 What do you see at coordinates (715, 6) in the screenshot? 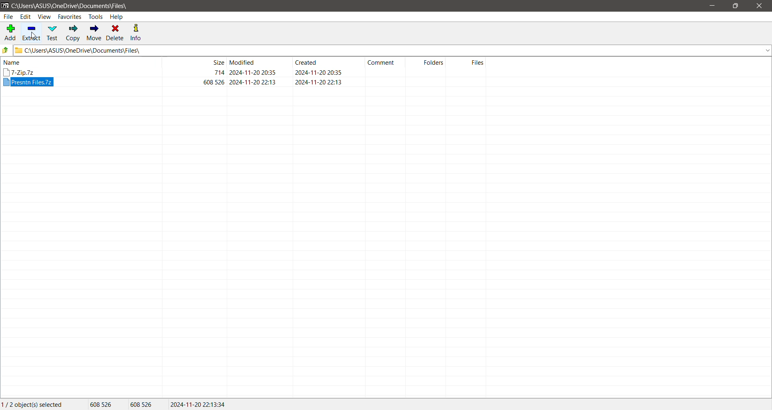
I see `Minimize` at bounding box center [715, 6].